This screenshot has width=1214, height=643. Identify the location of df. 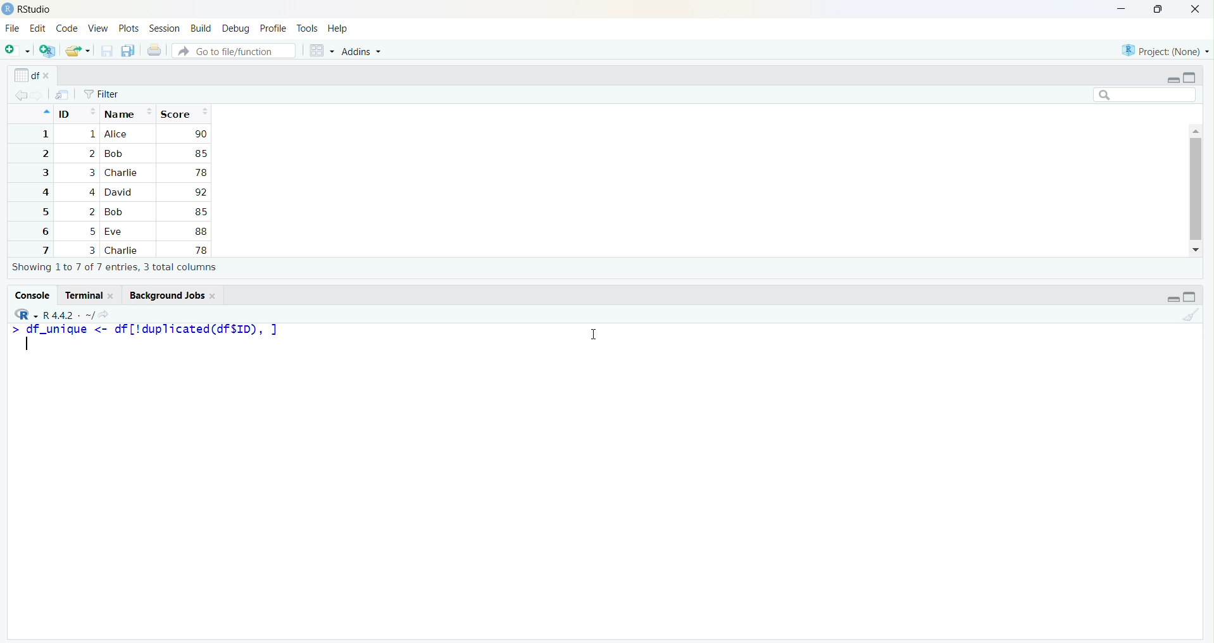
(25, 75).